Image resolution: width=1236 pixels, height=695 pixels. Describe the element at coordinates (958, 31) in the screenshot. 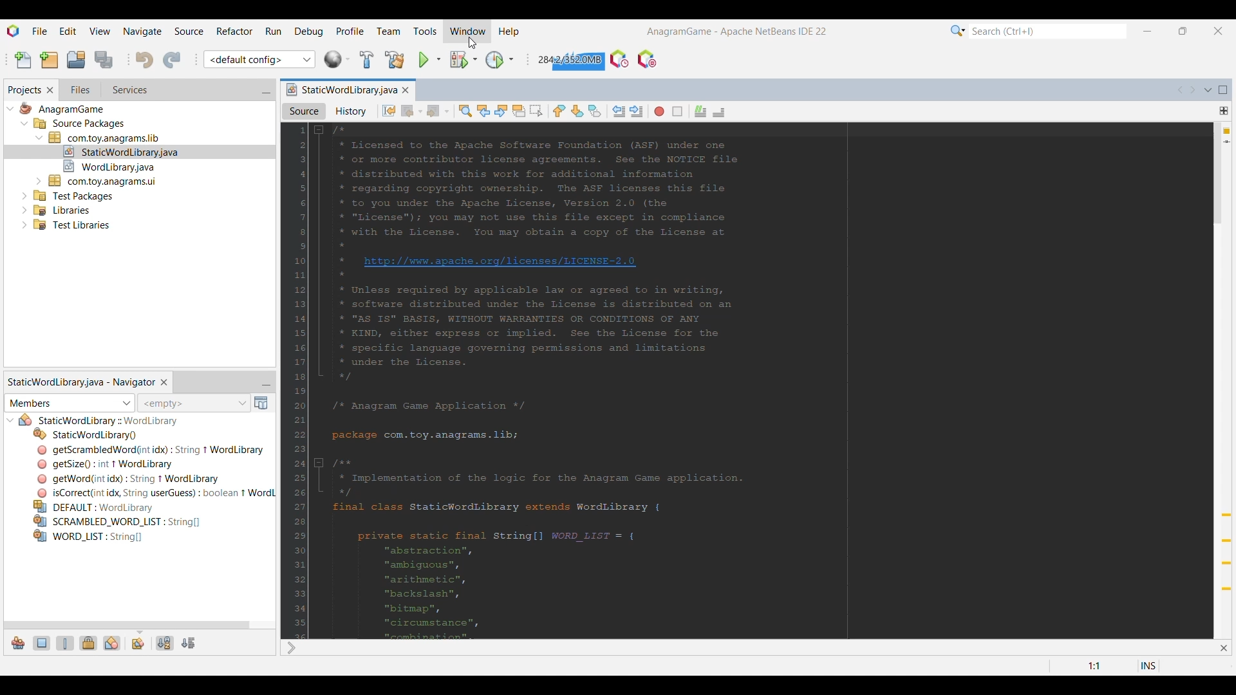

I see `Search options` at that location.